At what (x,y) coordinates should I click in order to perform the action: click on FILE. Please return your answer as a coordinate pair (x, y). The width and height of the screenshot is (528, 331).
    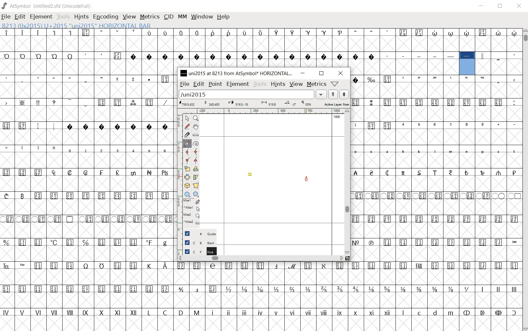
    Looking at the image, I should click on (7, 16).